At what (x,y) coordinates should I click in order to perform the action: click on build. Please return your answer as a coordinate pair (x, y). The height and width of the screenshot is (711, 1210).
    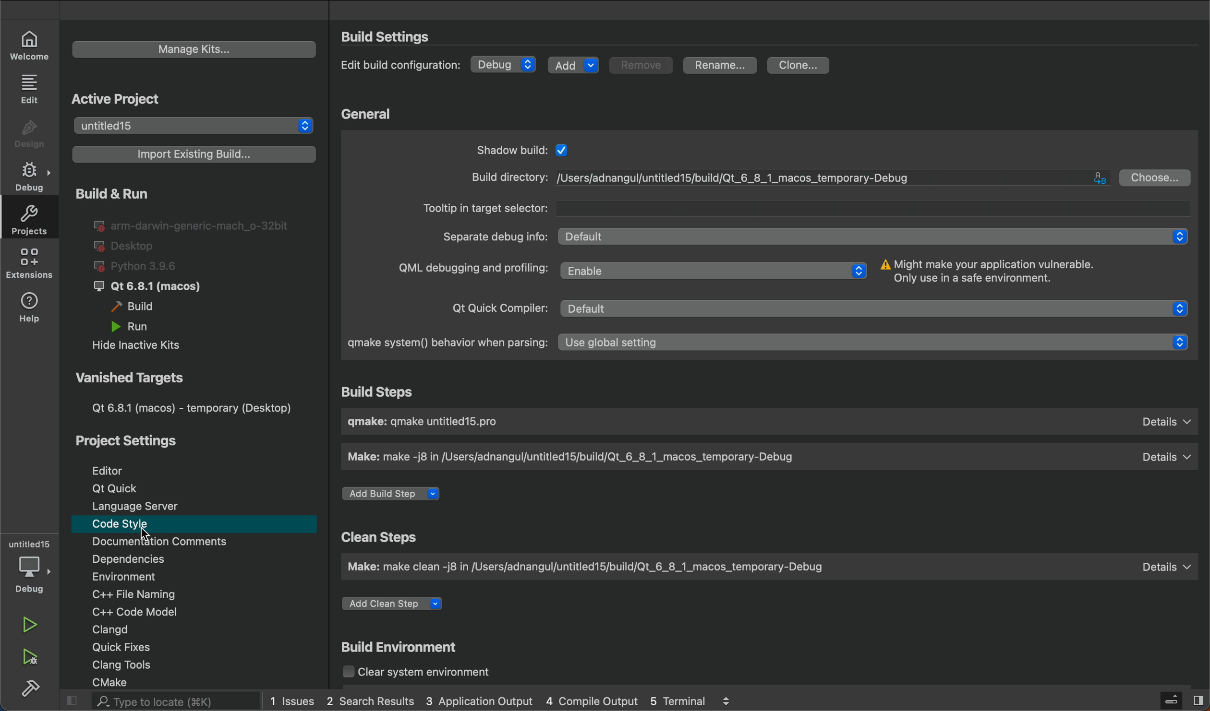
    Looking at the image, I should click on (31, 690).